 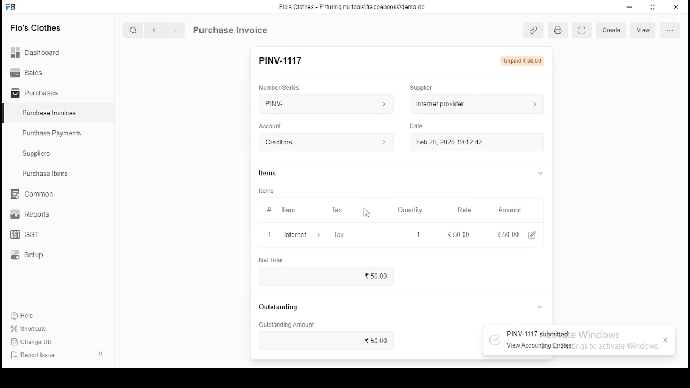 What do you see at coordinates (25, 314) in the screenshot?
I see `help` at bounding box center [25, 314].